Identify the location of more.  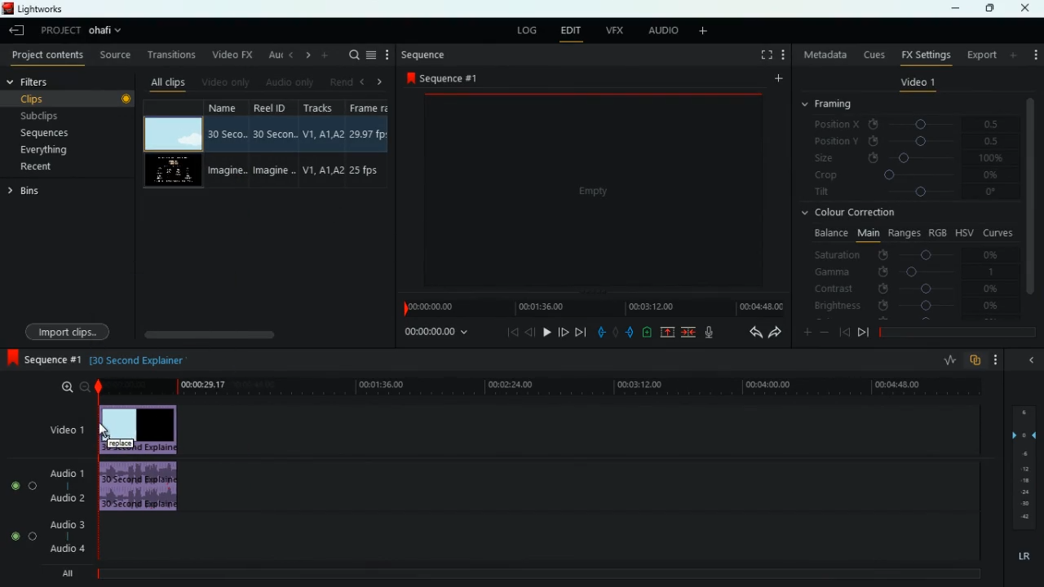
(389, 54).